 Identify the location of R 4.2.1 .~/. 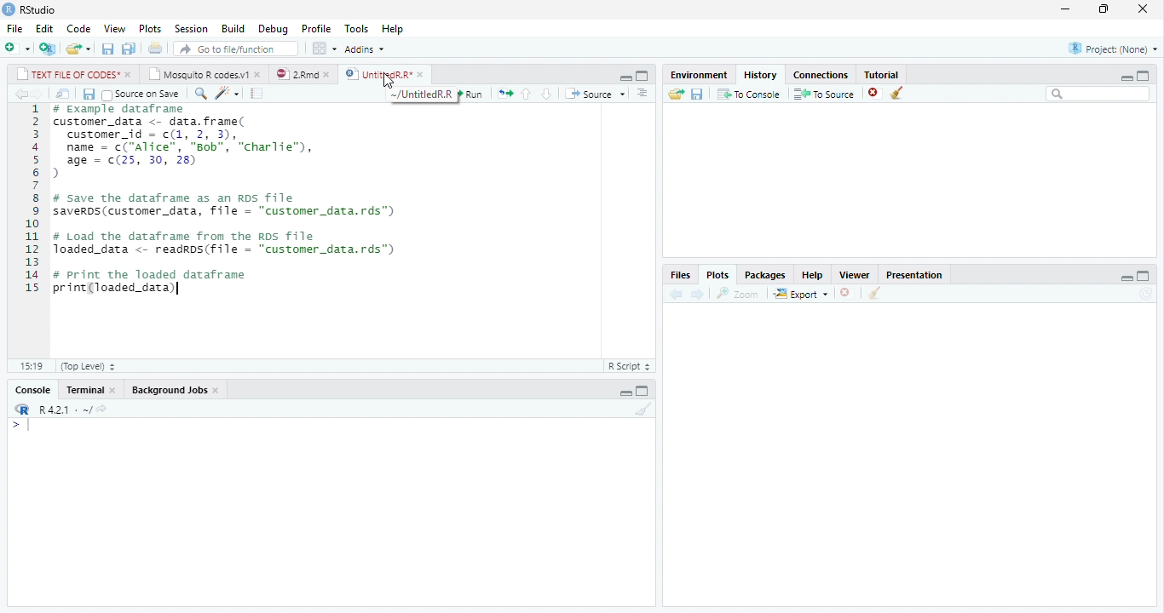
(62, 408).